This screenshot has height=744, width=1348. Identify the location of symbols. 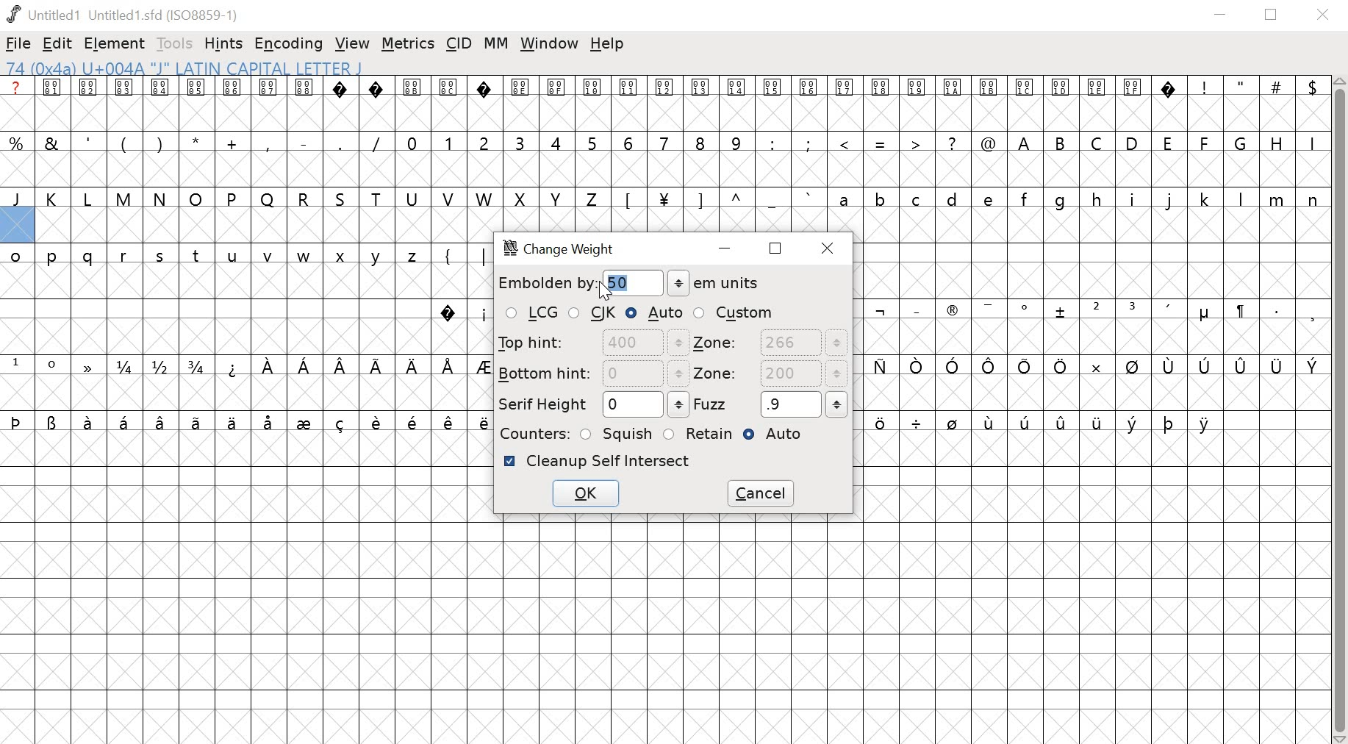
(459, 255).